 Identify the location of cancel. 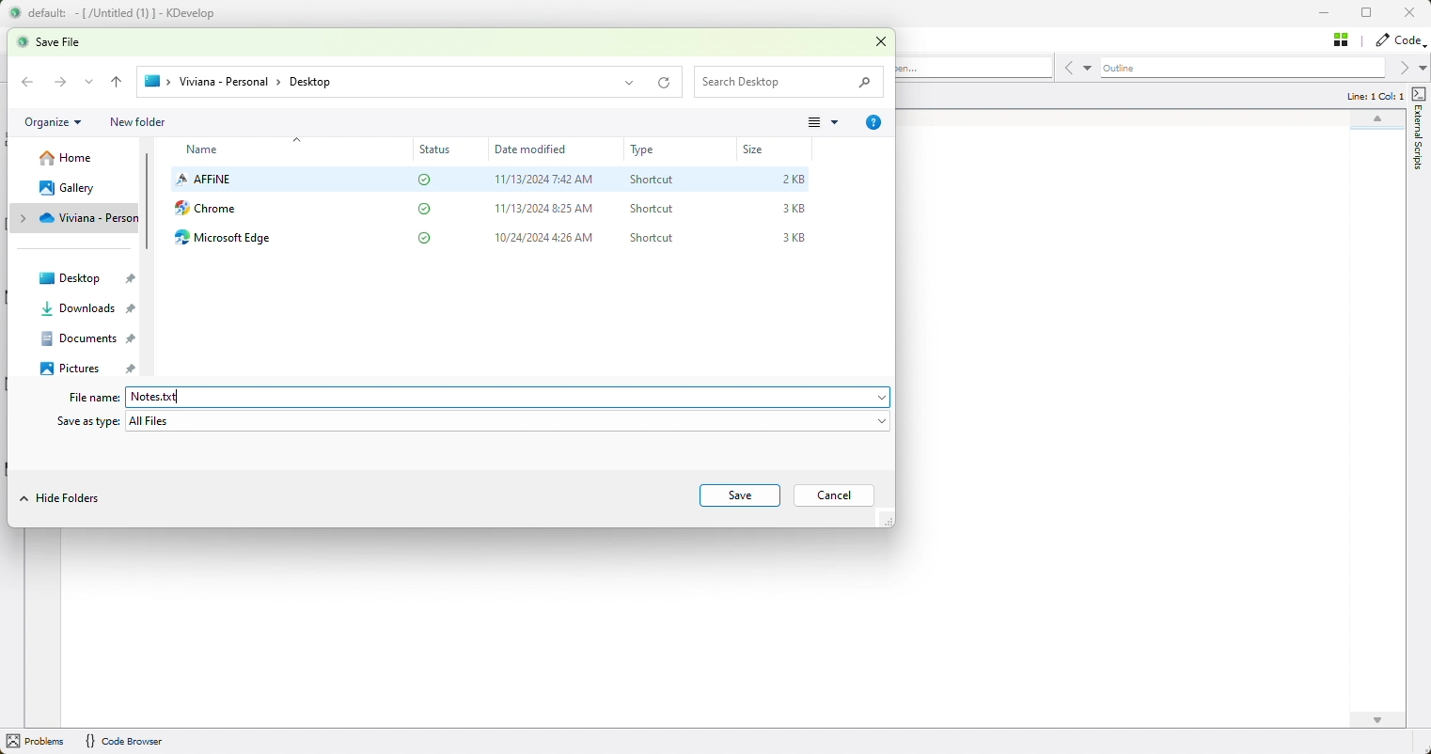
(831, 495).